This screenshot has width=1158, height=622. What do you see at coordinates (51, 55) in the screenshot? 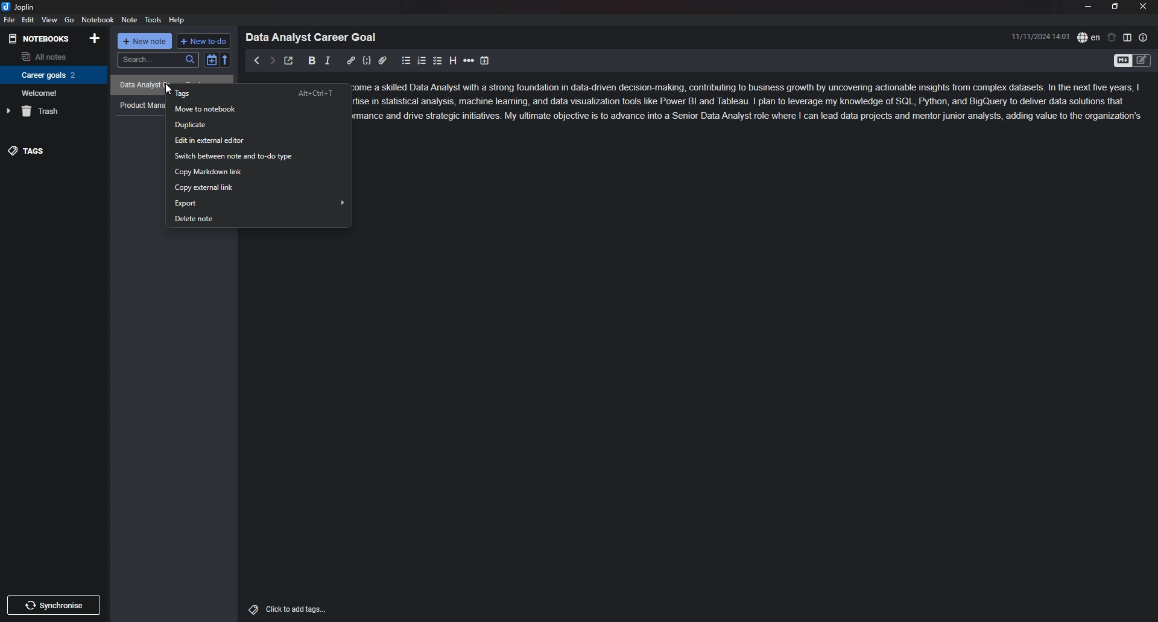
I see `all notes` at bounding box center [51, 55].